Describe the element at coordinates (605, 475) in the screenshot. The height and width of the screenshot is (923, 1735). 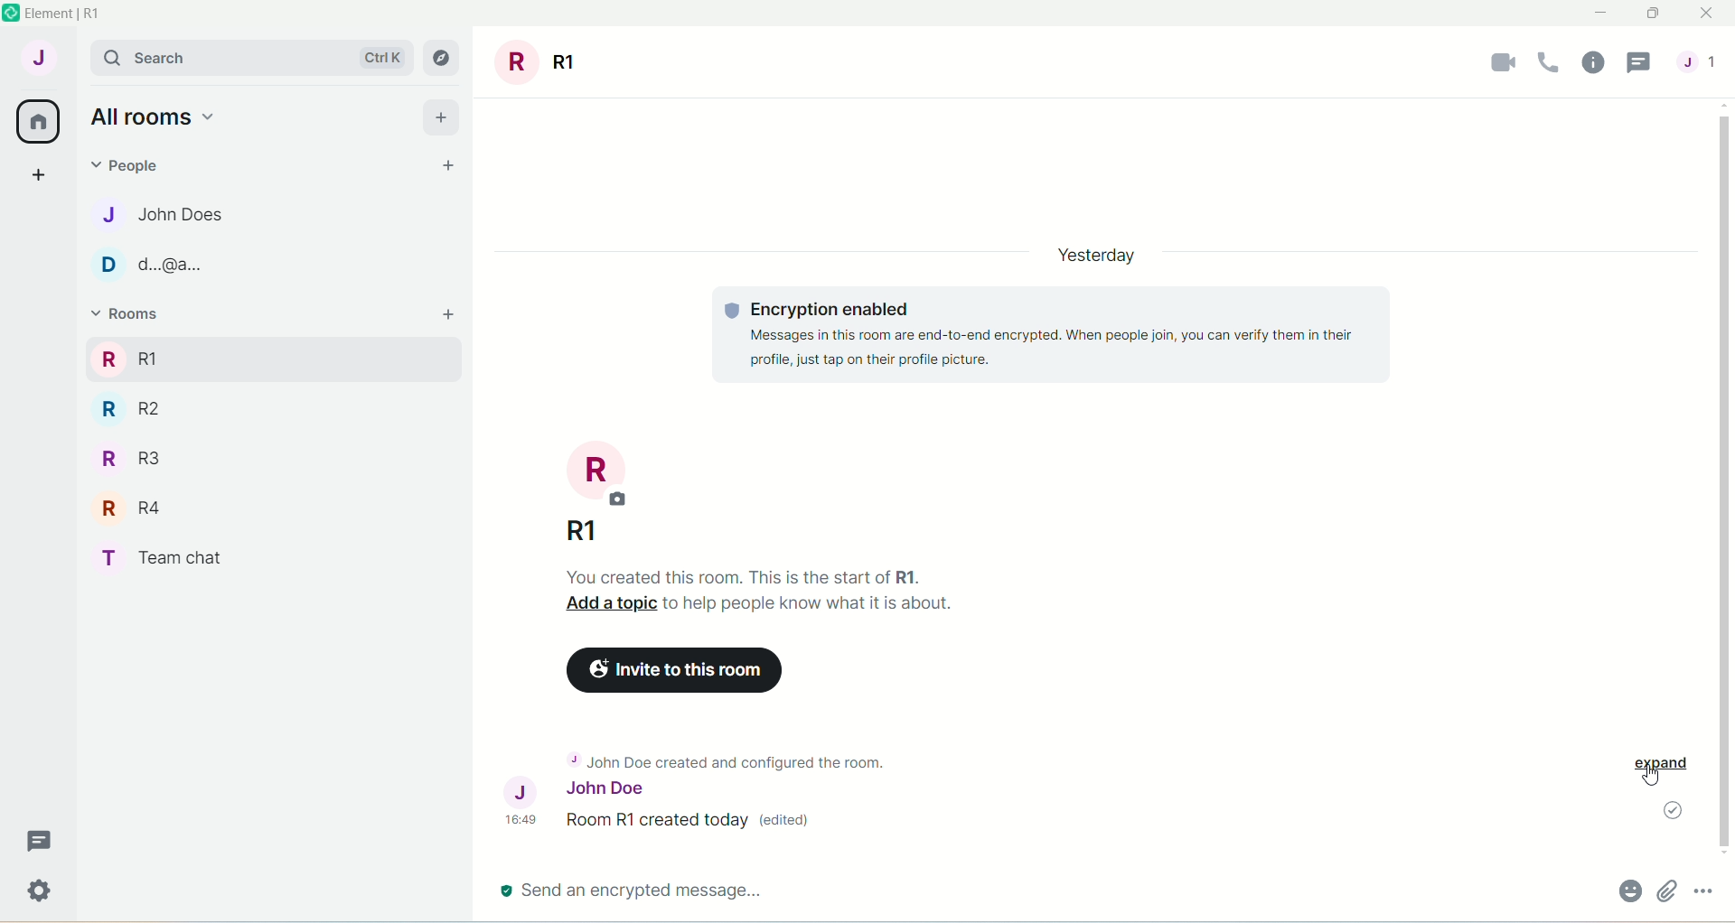
I see `R Profile Pic` at that location.